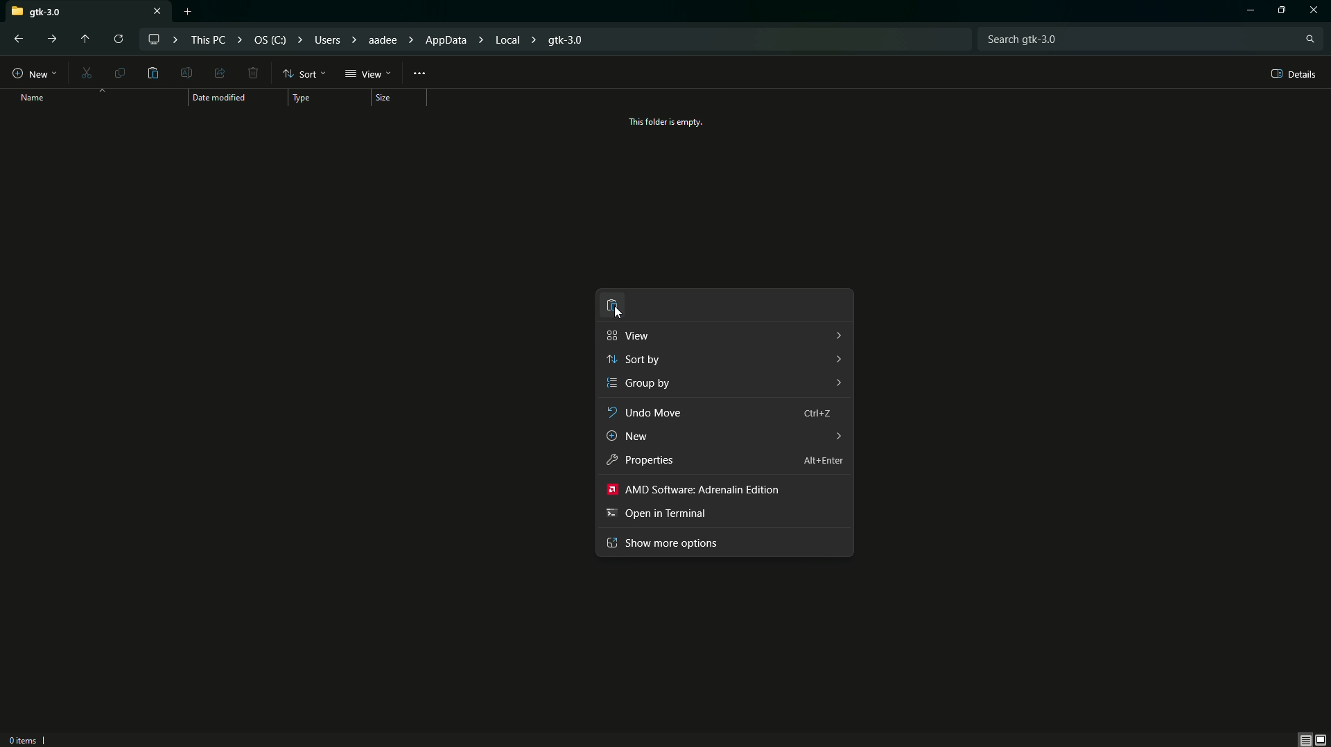 This screenshot has width=1331, height=747. What do you see at coordinates (727, 382) in the screenshot?
I see `Group by` at bounding box center [727, 382].